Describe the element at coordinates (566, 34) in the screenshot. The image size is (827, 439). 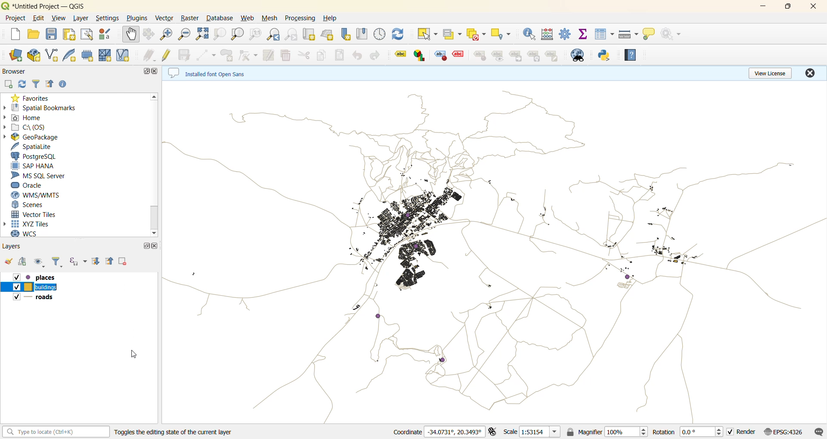
I see `toolbox` at that location.